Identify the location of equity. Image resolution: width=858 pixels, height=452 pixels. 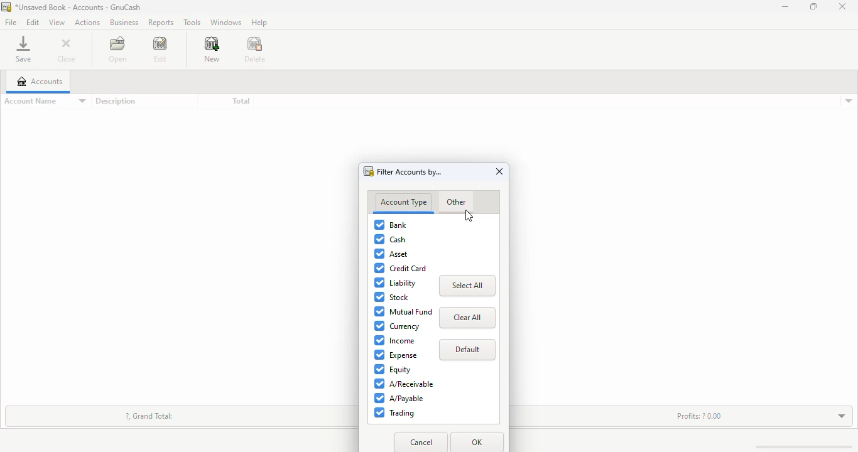
(393, 369).